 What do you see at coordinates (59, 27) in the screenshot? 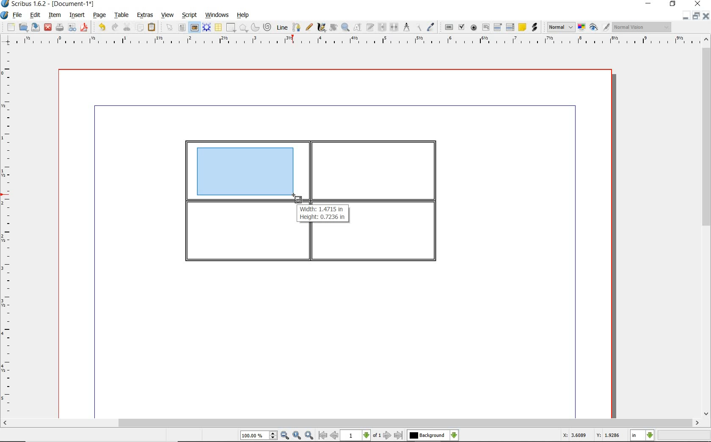
I see `print` at bounding box center [59, 27].